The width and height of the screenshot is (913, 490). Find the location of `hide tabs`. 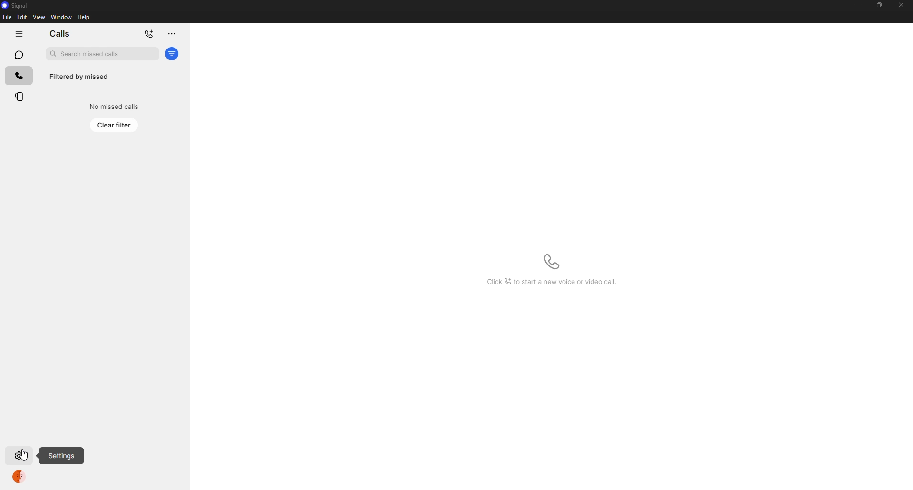

hide tabs is located at coordinates (16, 34).